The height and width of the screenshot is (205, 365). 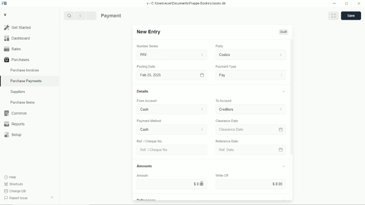 What do you see at coordinates (15, 191) in the screenshot?
I see `Change DB` at bounding box center [15, 191].